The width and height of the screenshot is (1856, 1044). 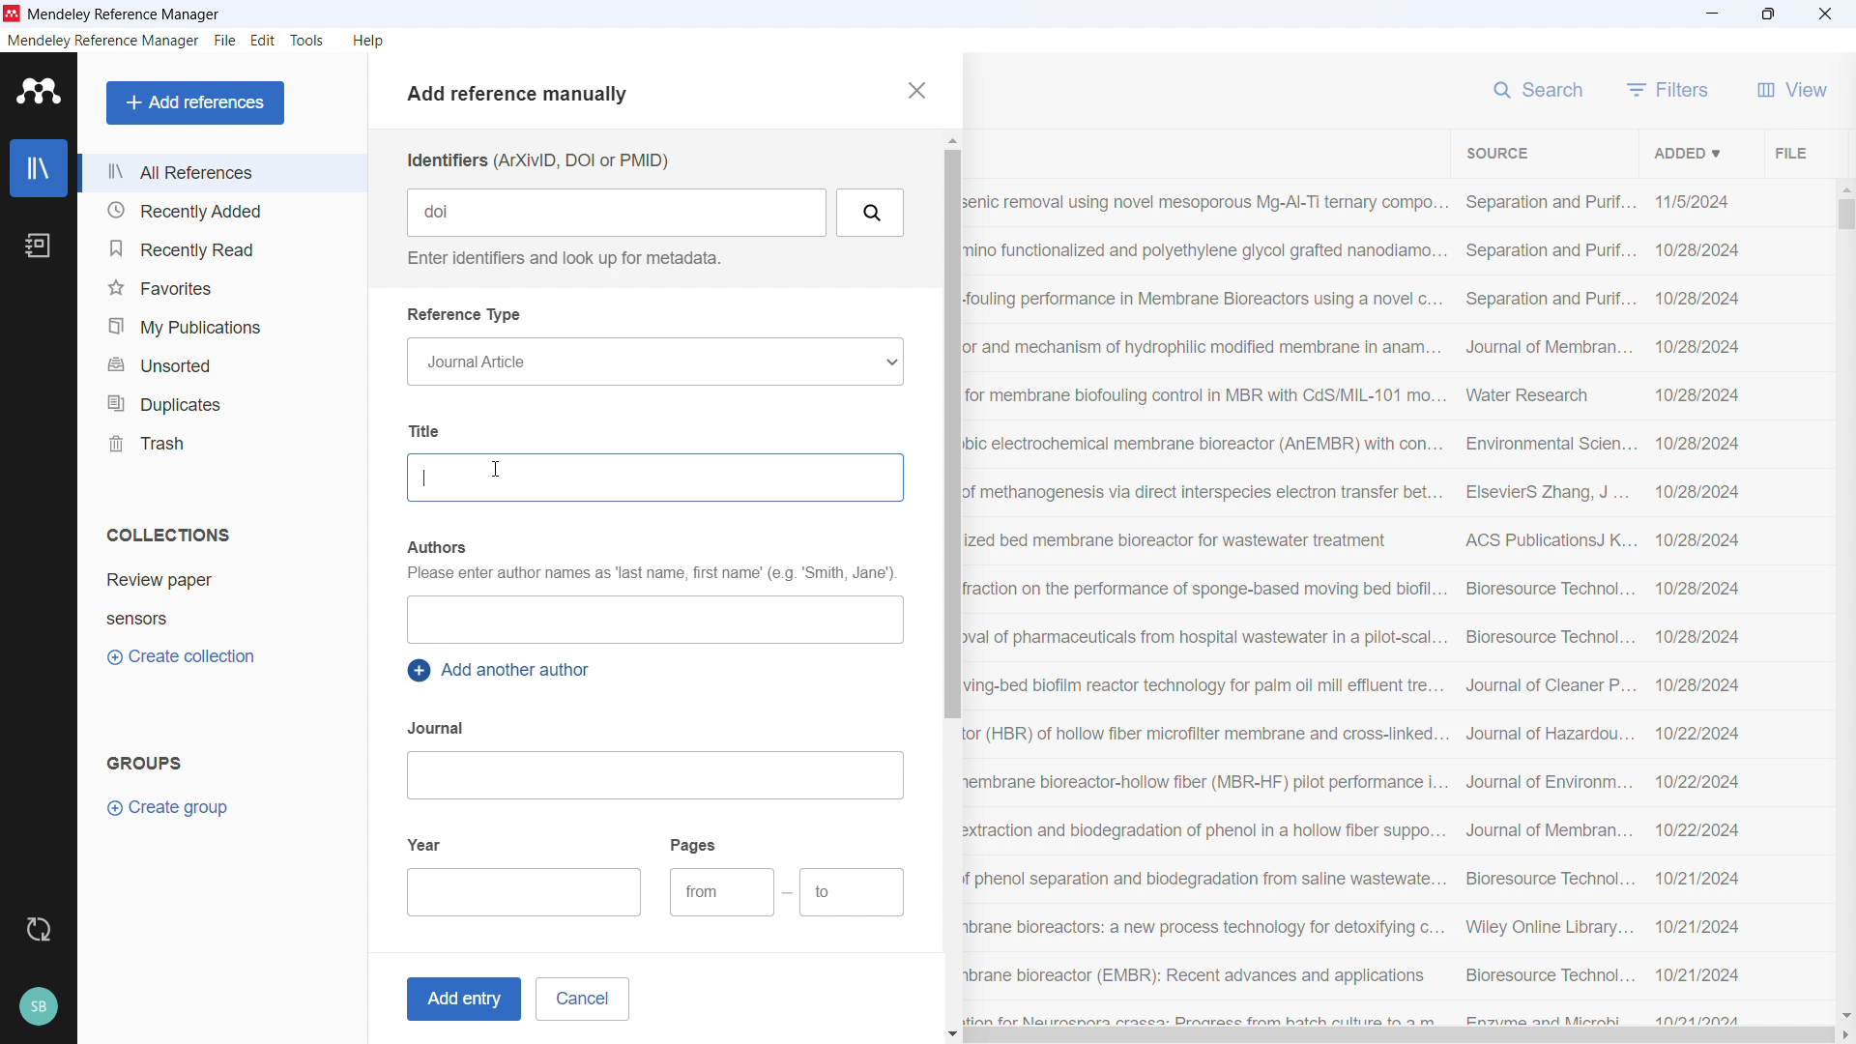 I want to click on Add references , so click(x=196, y=102).